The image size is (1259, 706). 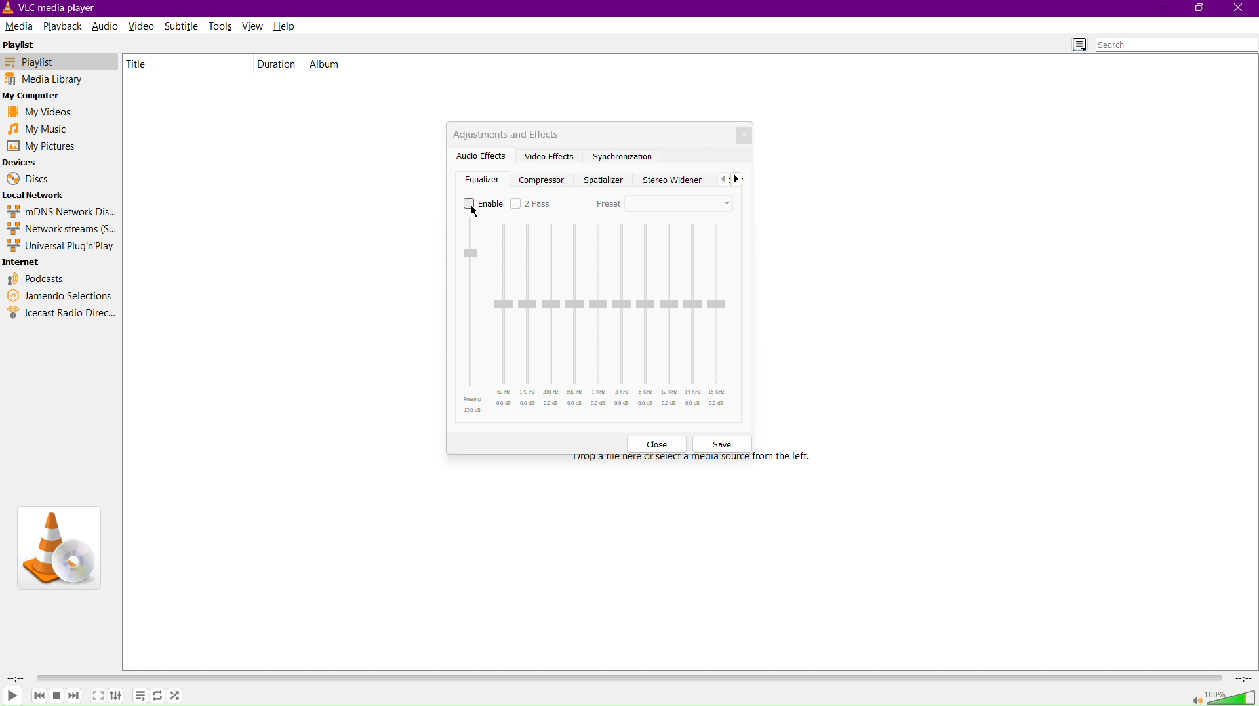 What do you see at coordinates (602, 203) in the screenshot?
I see `Preset` at bounding box center [602, 203].